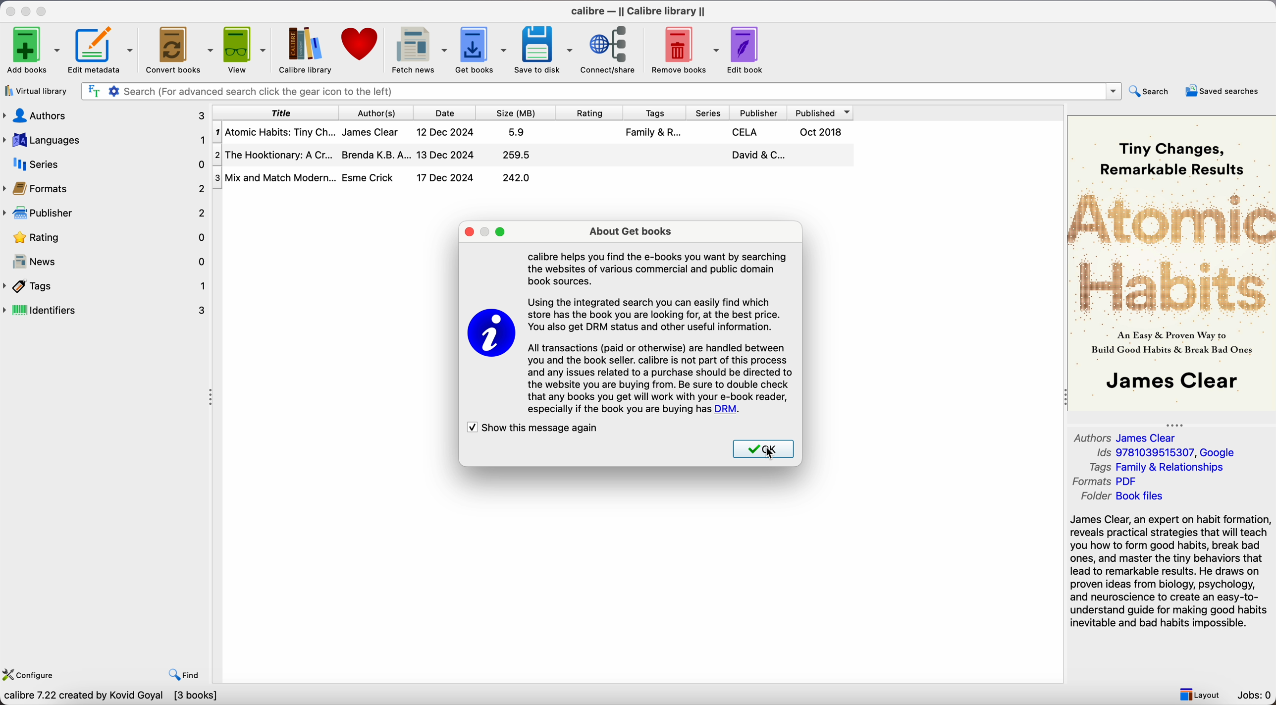 The width and height of the screenshot is (1276, 705). Describe the element at coordinates (445, 155) in the screenshot. I see `13 Dec 2024` at that location.